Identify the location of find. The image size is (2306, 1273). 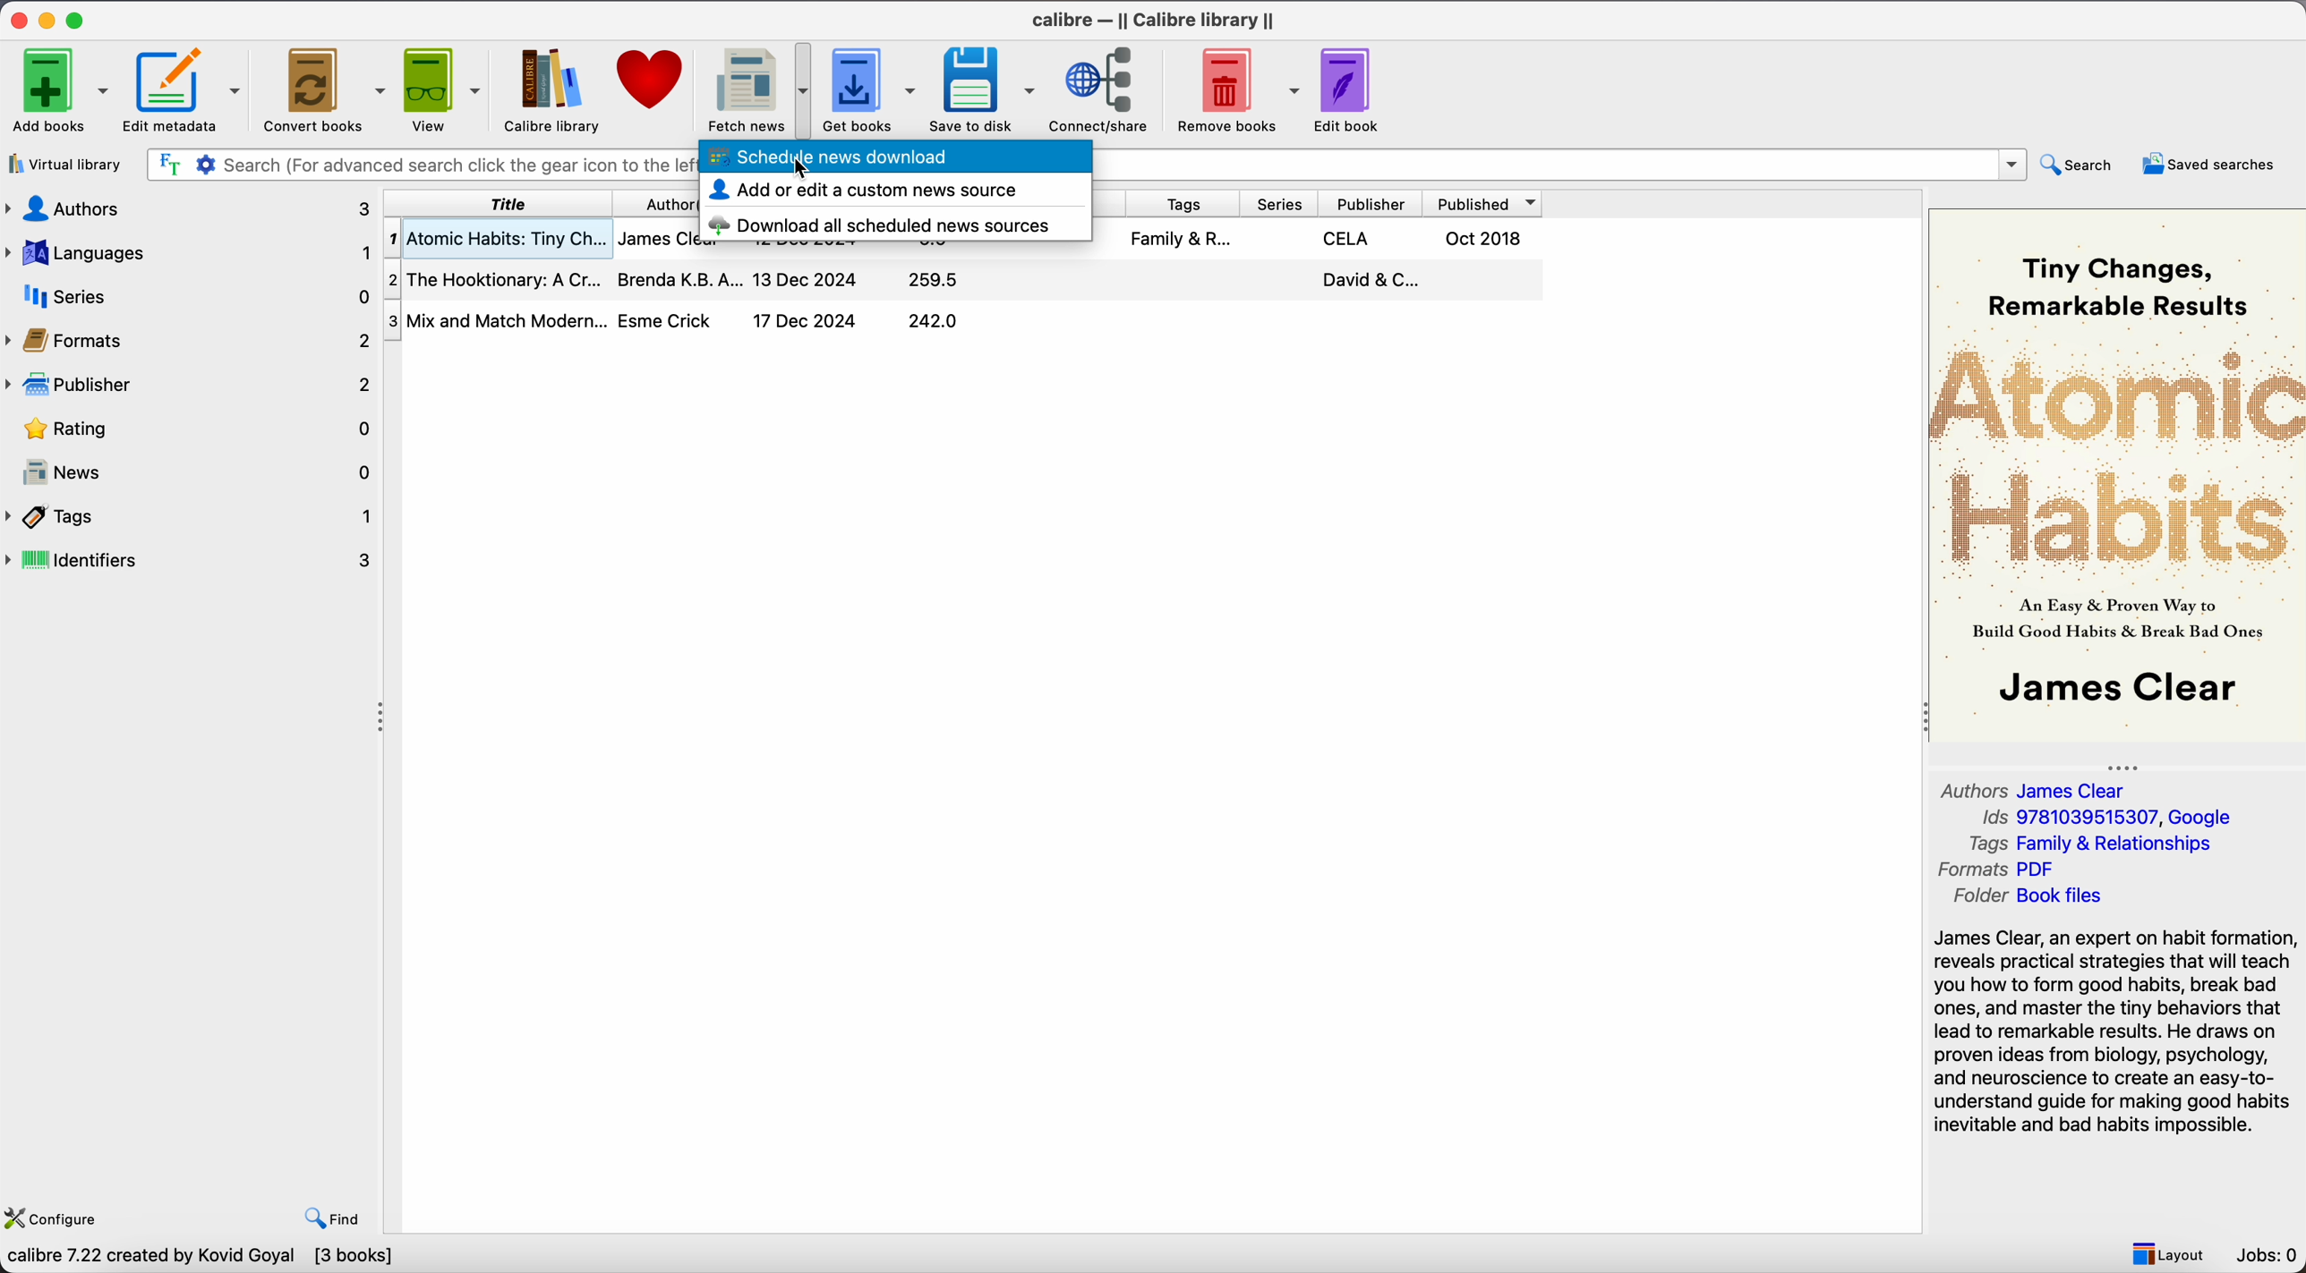
(333, 1219).